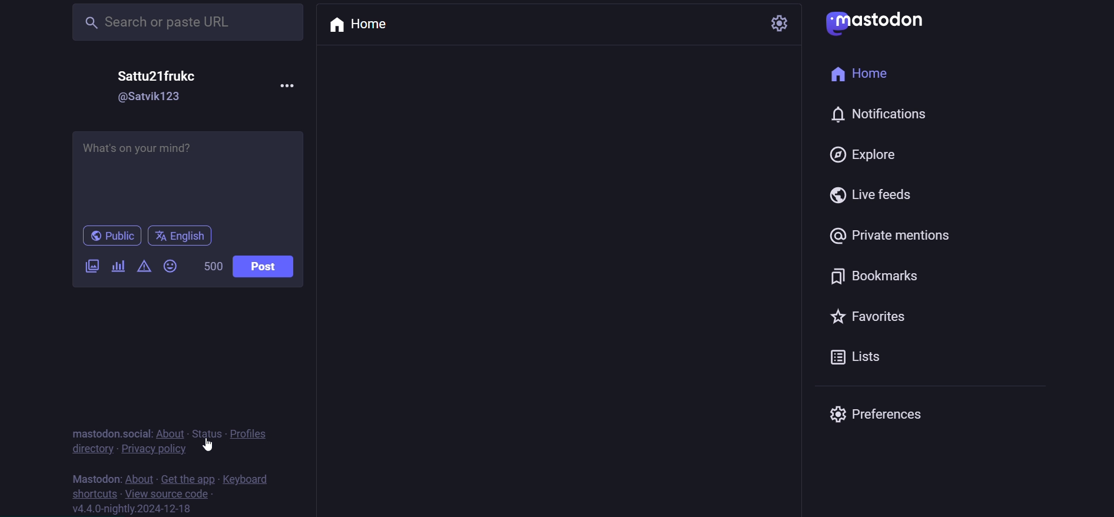  What do you see at coordinates (183, 235) in the screenshot?
I see `english` at bounding box center [183, 235].